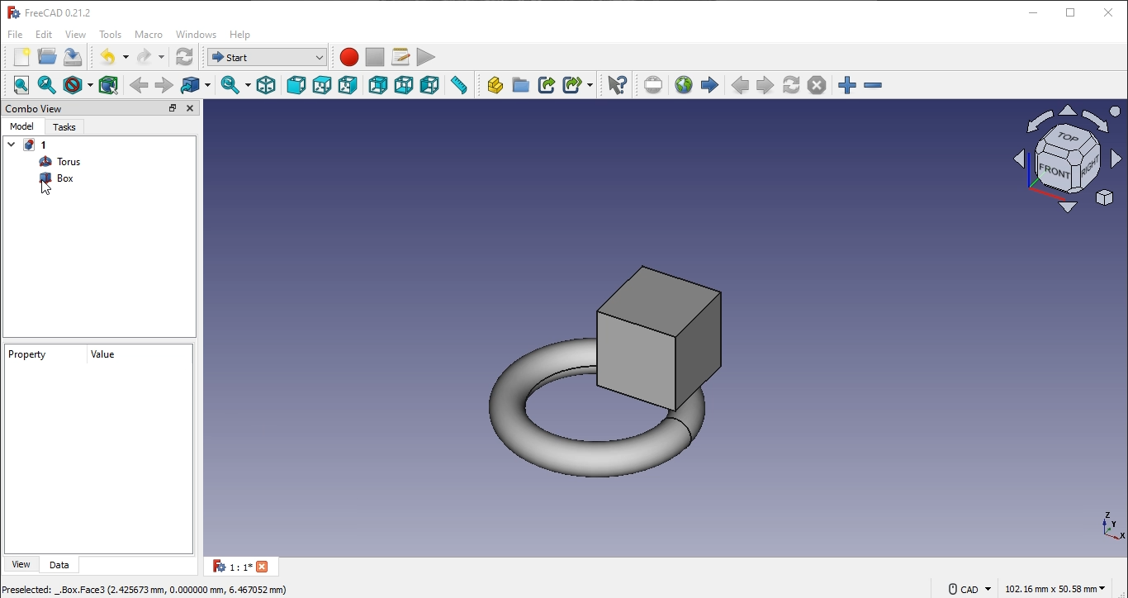 The image size is (1128, 598). Describe the element at coordinates (374, 58) in the screenshot. I see `stop macro recording` at that location.